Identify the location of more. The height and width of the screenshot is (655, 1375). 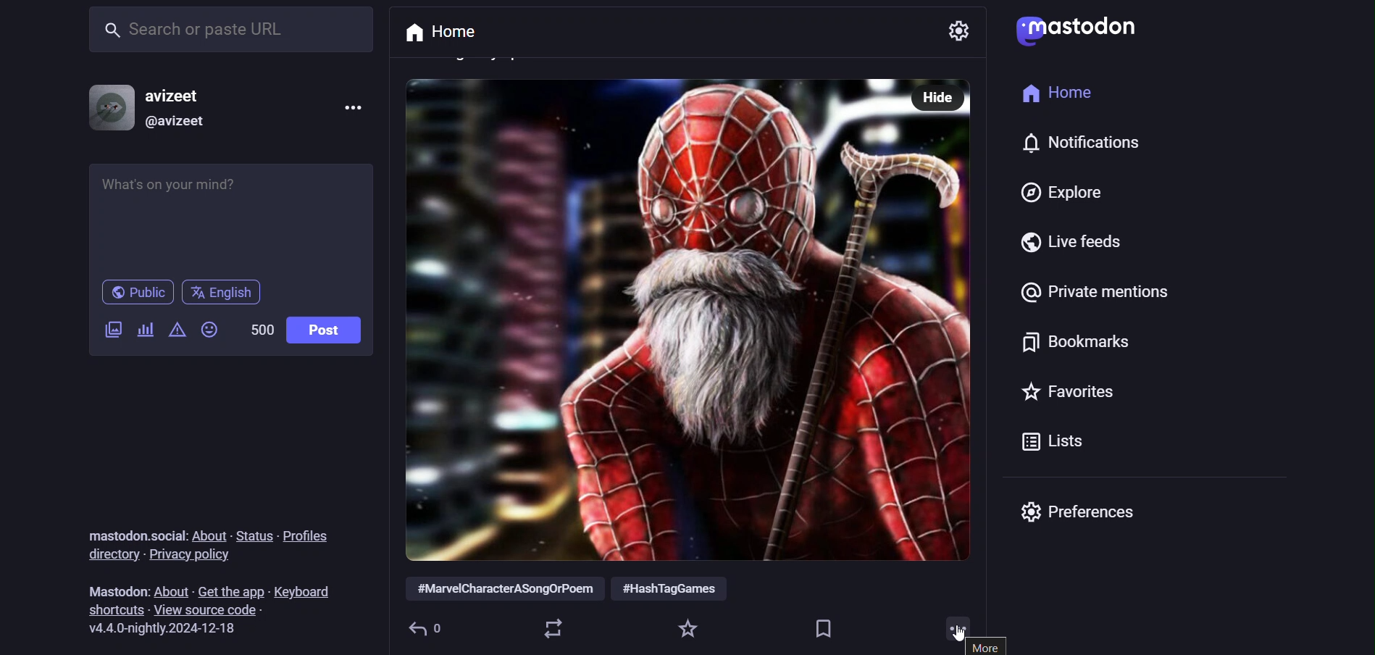
(954, 632).